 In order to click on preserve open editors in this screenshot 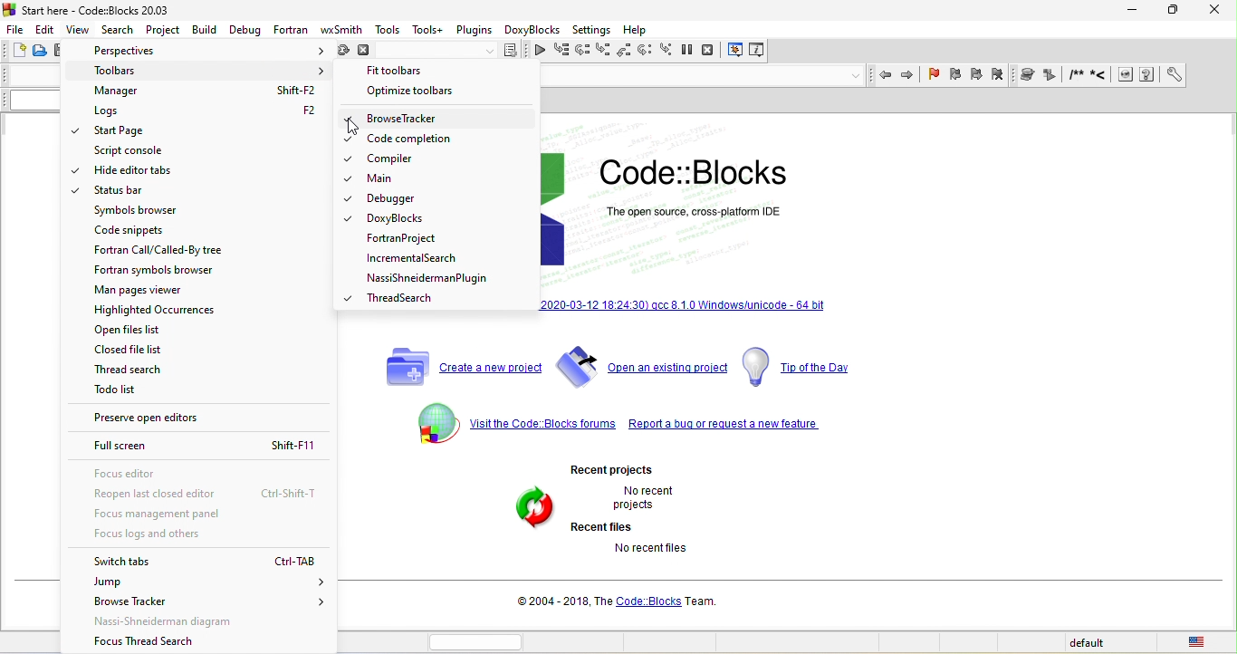, I will do `click(202, 420)`.